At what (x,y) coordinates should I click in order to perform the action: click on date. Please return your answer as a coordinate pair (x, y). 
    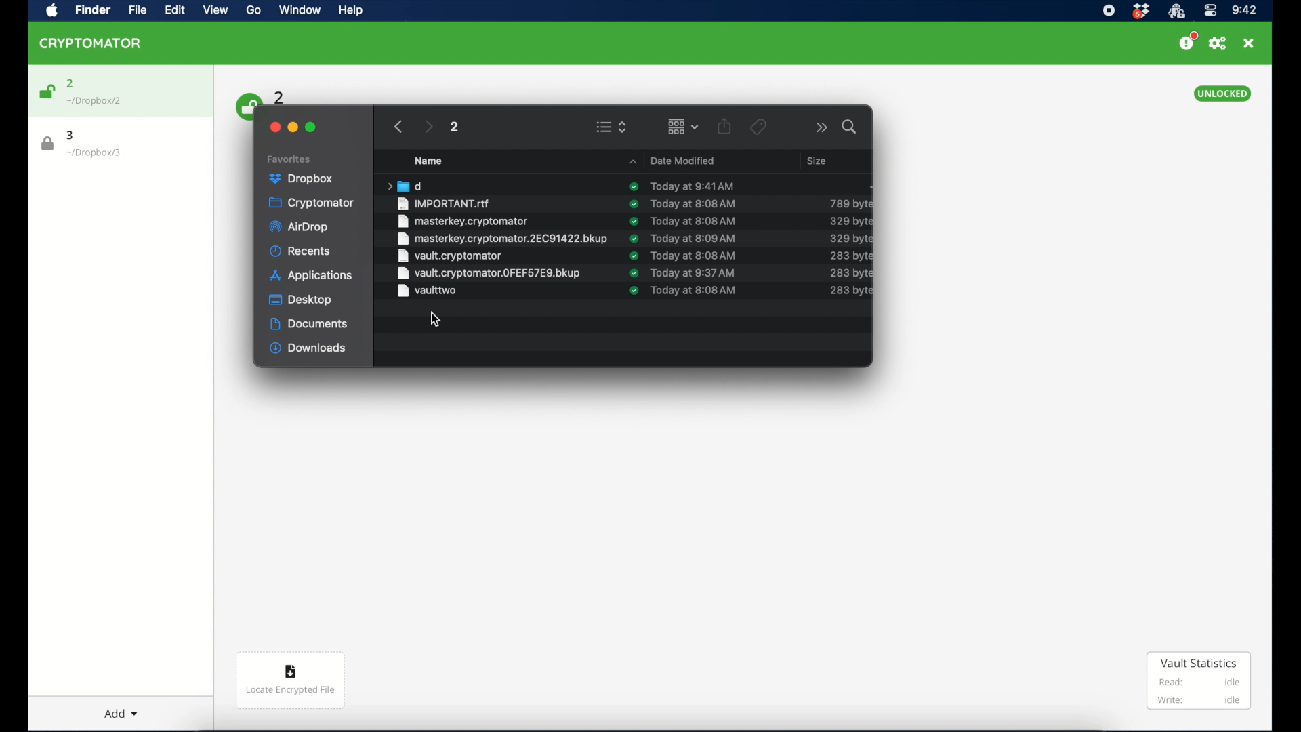
    Looking at the image, I should click on (693, 291).